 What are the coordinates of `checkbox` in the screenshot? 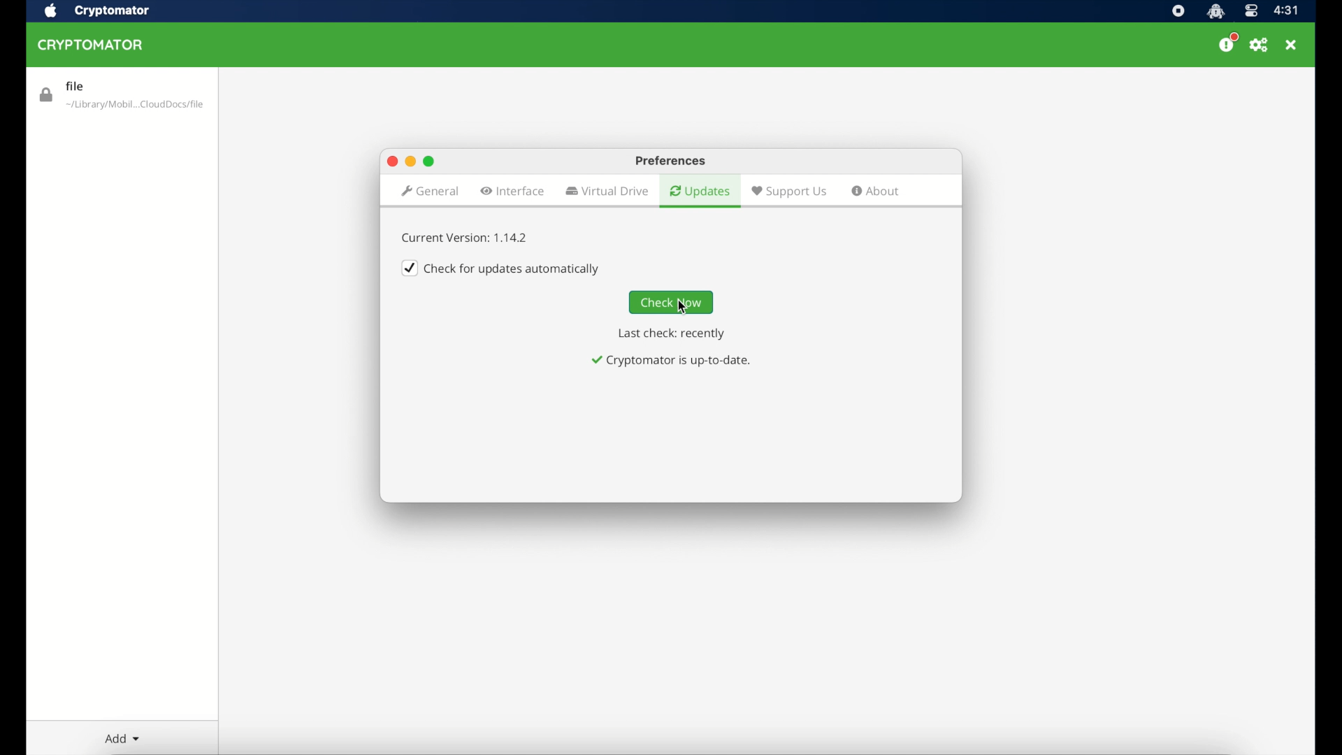 It's located at (502, 268).